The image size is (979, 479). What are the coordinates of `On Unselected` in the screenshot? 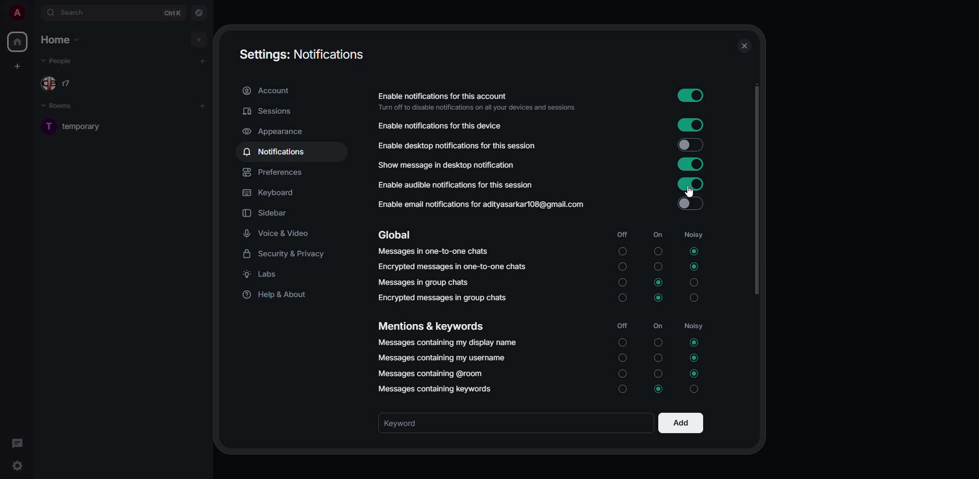 It's located at (658, 268).